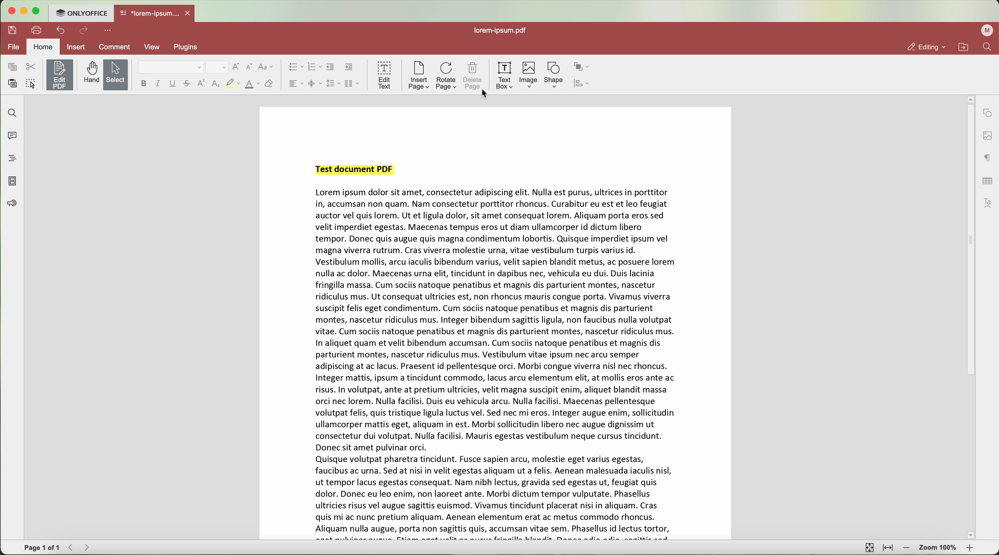  Describe the element at coordinates (925, 47) in the screenshot. I see `editing` at that location.